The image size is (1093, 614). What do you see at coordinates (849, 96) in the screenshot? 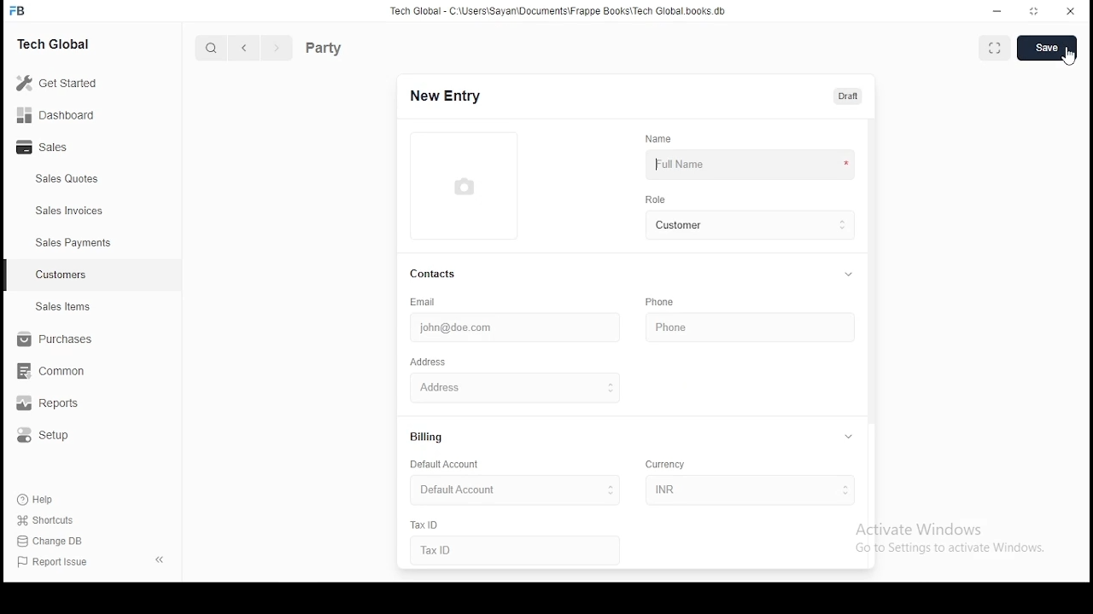
I see `draft` at bounding box center [849, 96].